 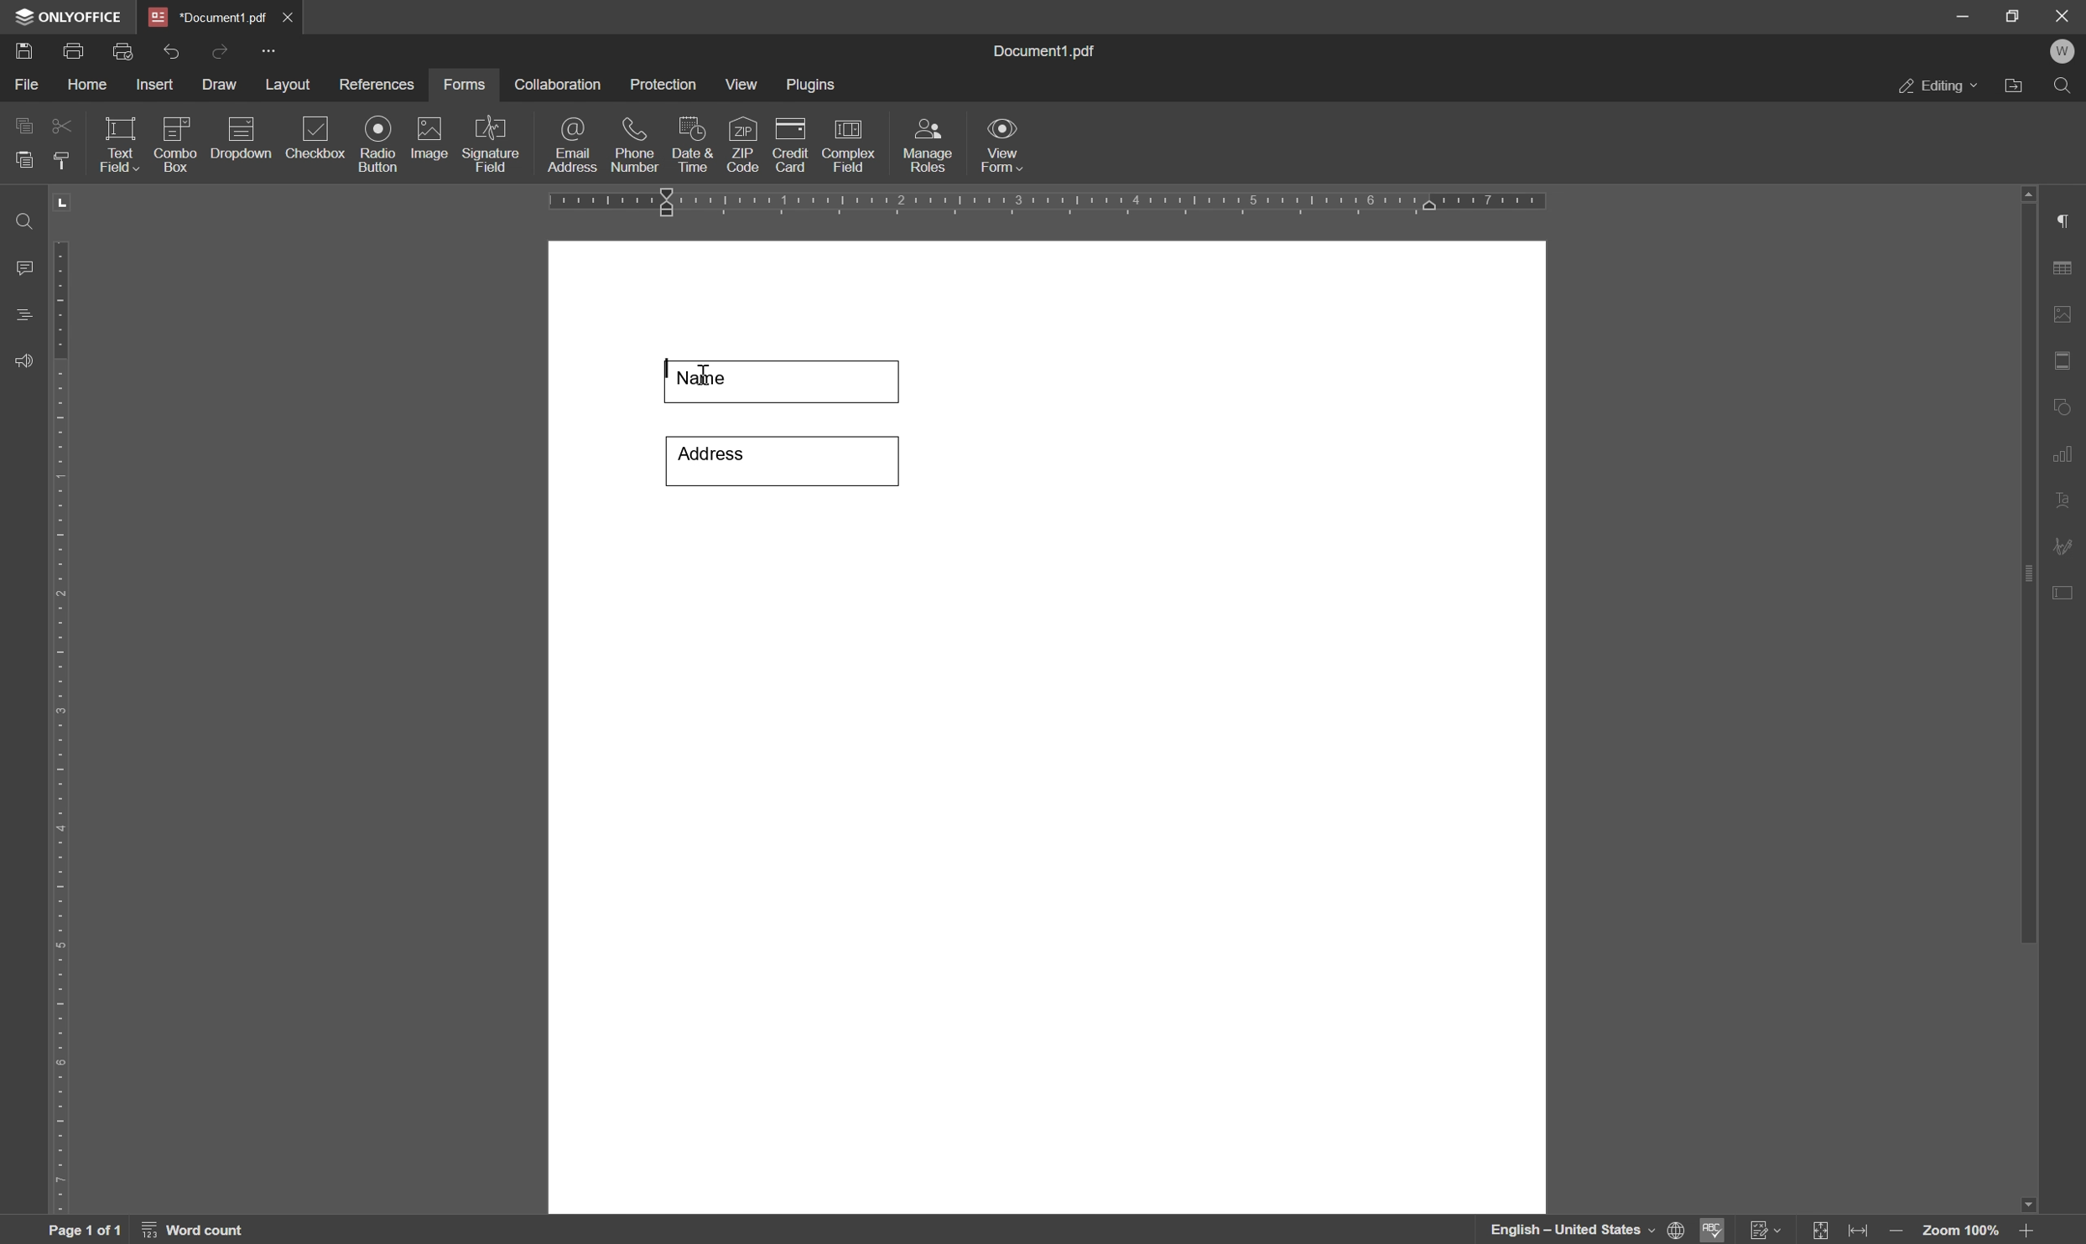 I want to click on description, so click(x=244, y=140).